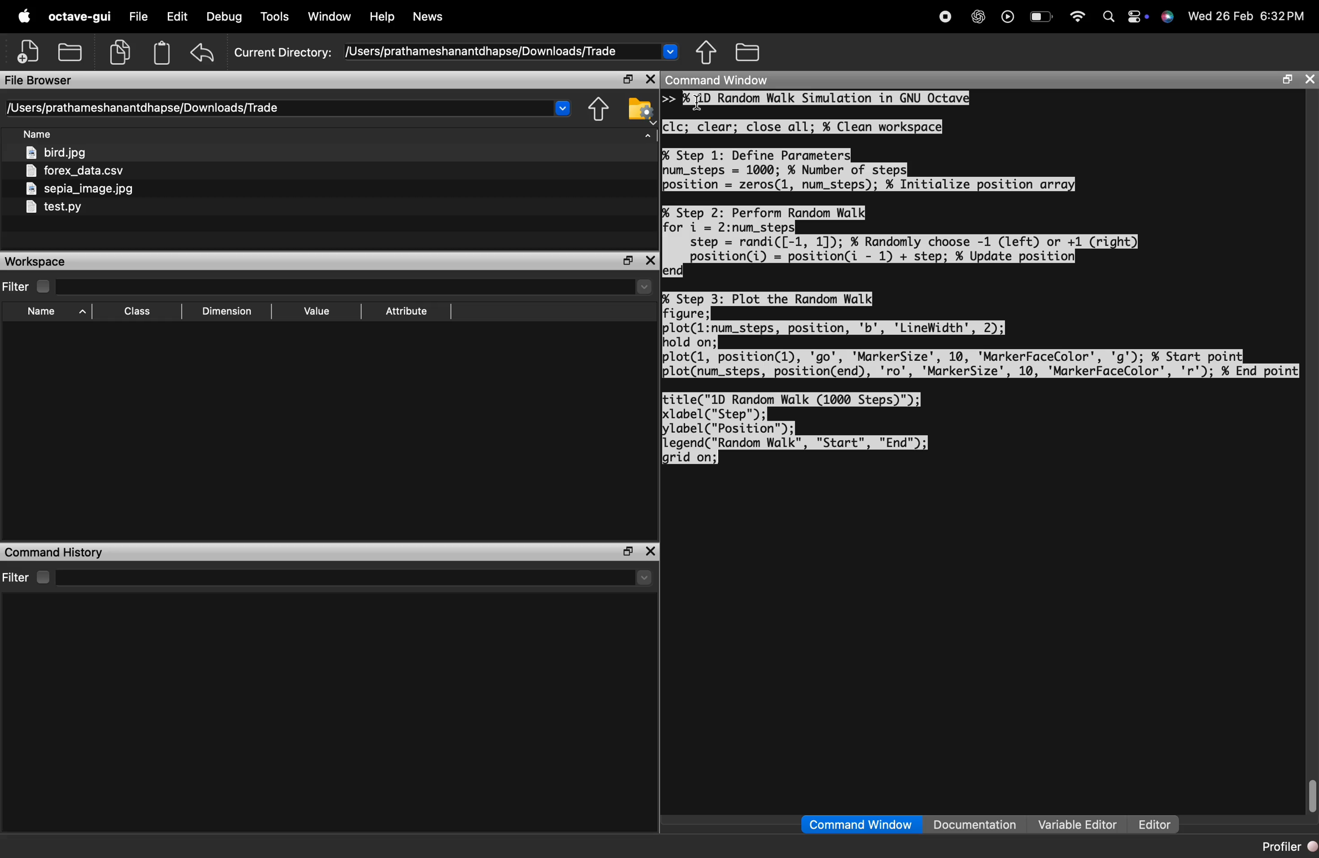  Describe the element at coordinates (71, 50) in the screenshot. I see `open an existing file in editor` at that location.